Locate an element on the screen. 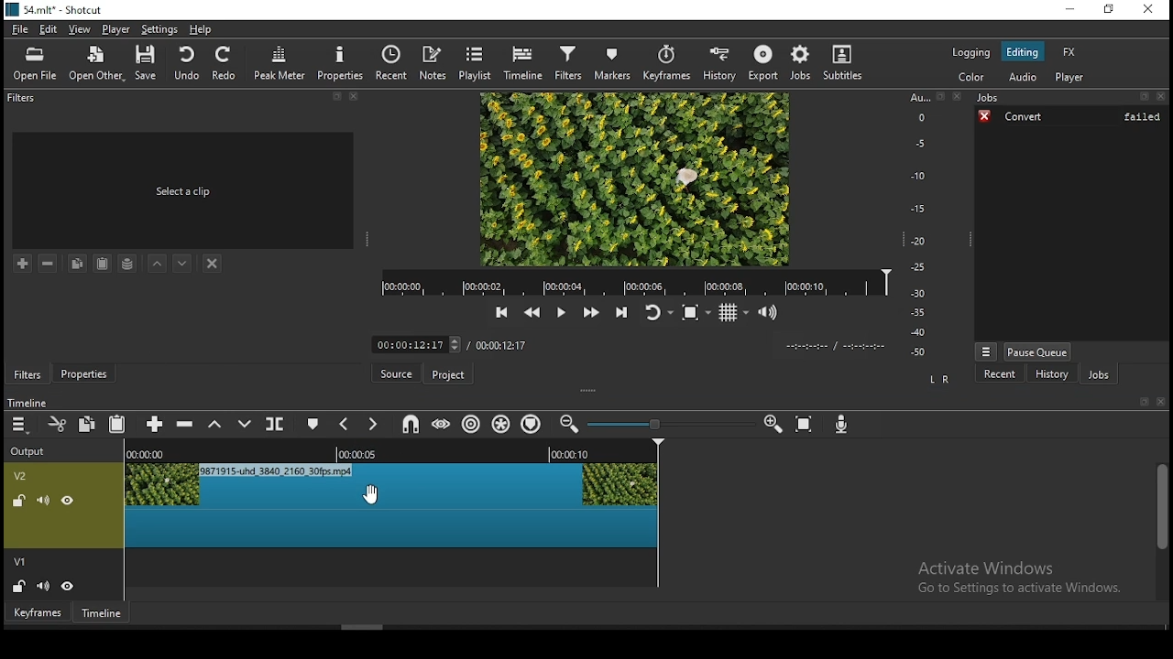 This screenshot has height=659, width=1173. timer is located at coordinates (835, 346).